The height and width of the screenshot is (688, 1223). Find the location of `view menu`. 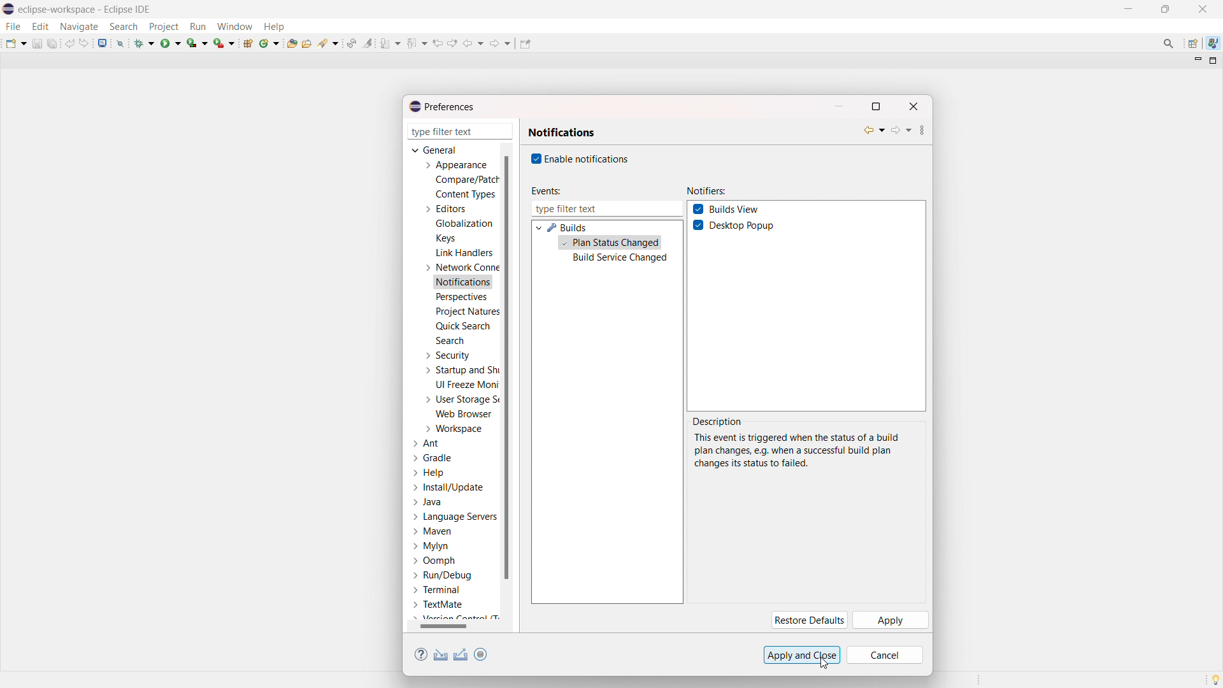

view menu is located at coordinates (922, 132).